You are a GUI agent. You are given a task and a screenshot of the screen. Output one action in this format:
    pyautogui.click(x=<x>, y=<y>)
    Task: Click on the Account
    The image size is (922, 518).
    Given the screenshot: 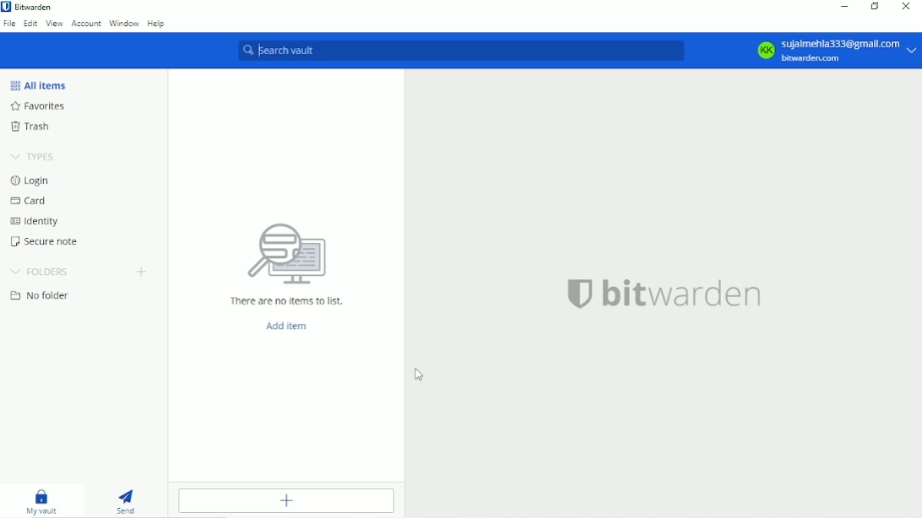 What is the action you would take?
    pyautogui.click(x=86, y=24)
    